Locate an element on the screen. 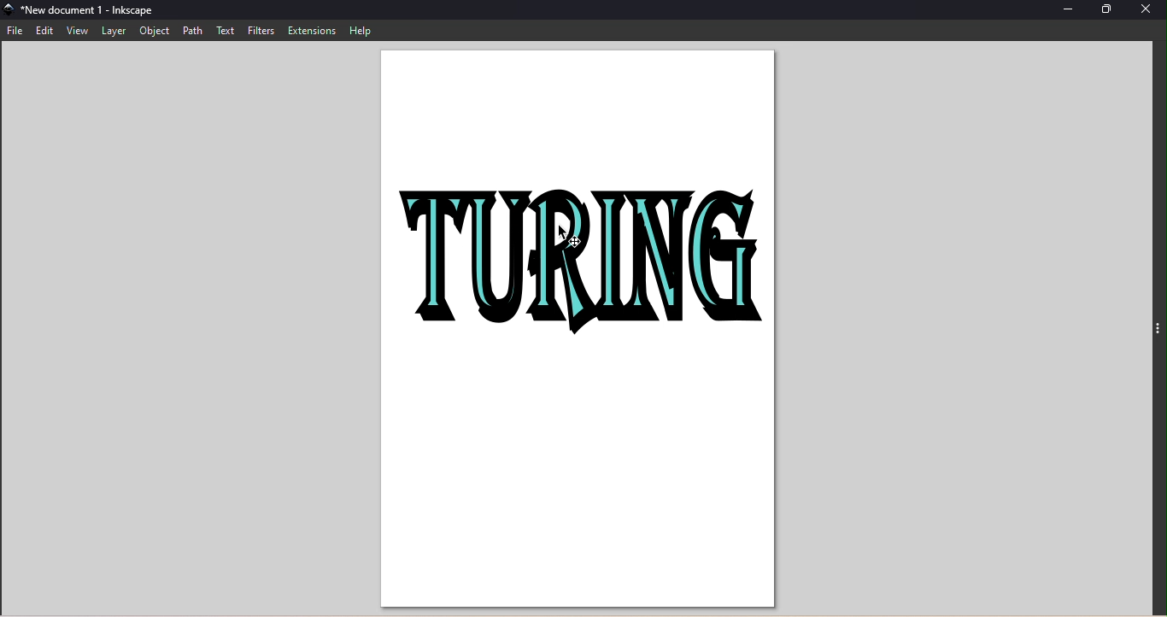 This screenshot has height=617, width=1167. Help is located at coordinates (361, 30).